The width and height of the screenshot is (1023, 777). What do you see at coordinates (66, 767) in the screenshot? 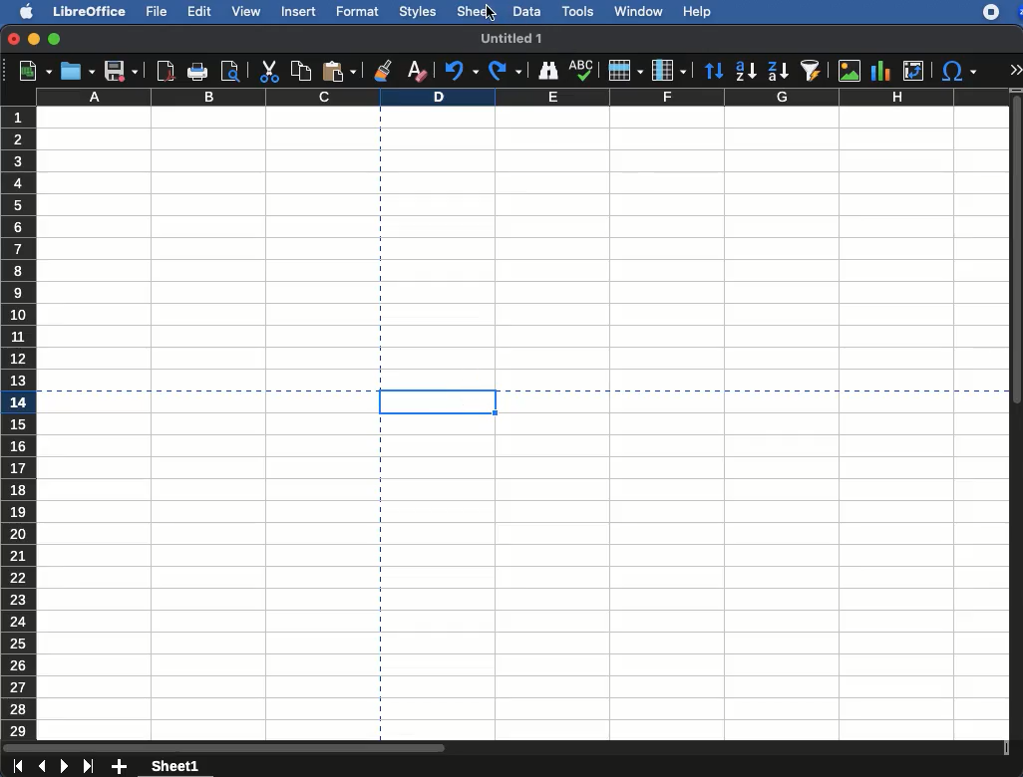
I see `next sheet` at bounding box center [66, 767].